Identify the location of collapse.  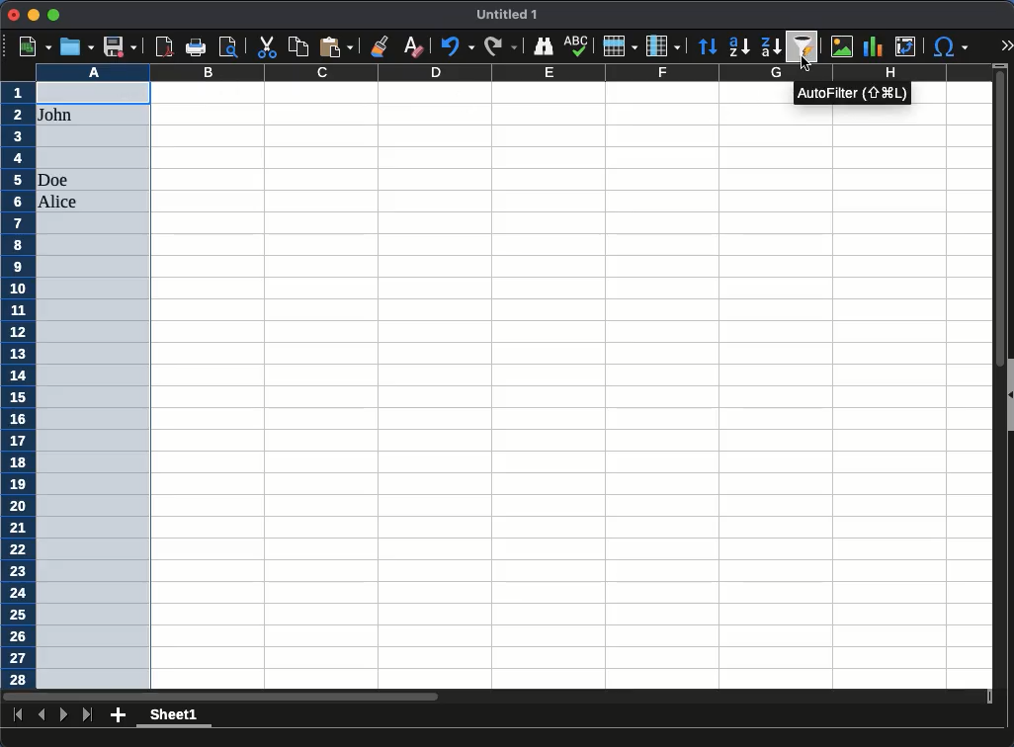
(1008, 395).